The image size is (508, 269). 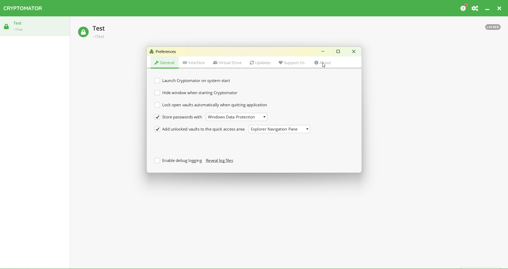 What do you see at coordinates (17, 26) in the screenshot?
I see `Test` at bounding box center [17, 26].